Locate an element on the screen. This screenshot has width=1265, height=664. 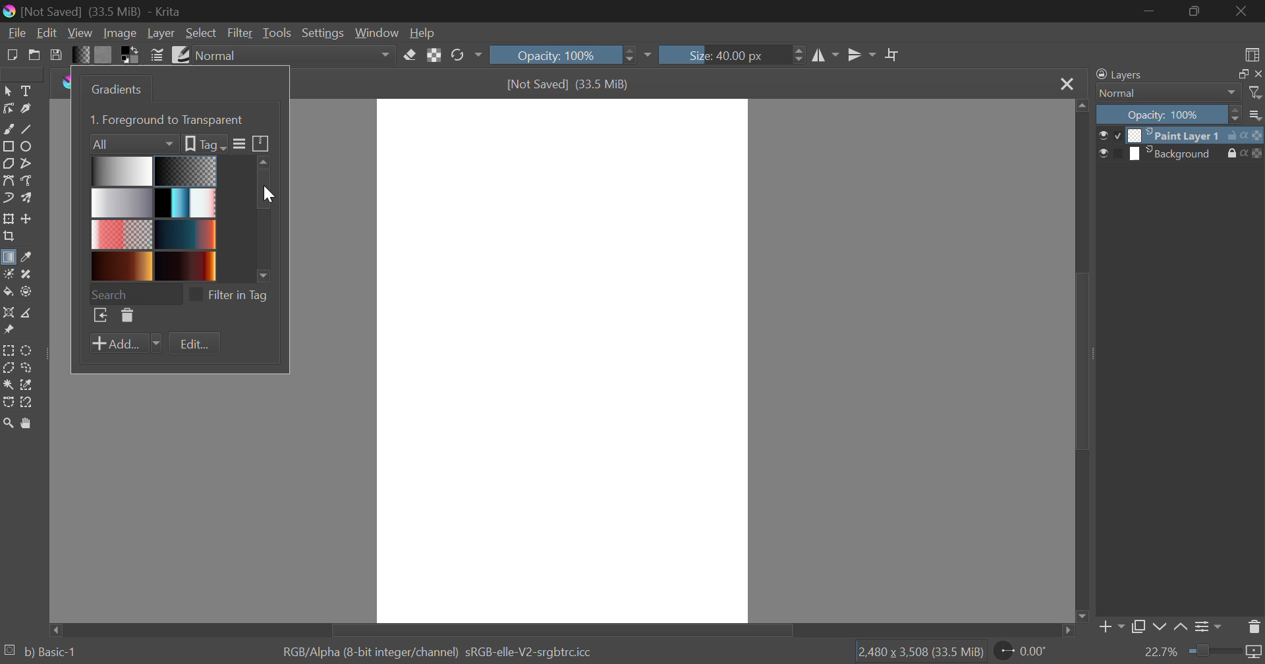
Line is located at coordinates (27, 128).